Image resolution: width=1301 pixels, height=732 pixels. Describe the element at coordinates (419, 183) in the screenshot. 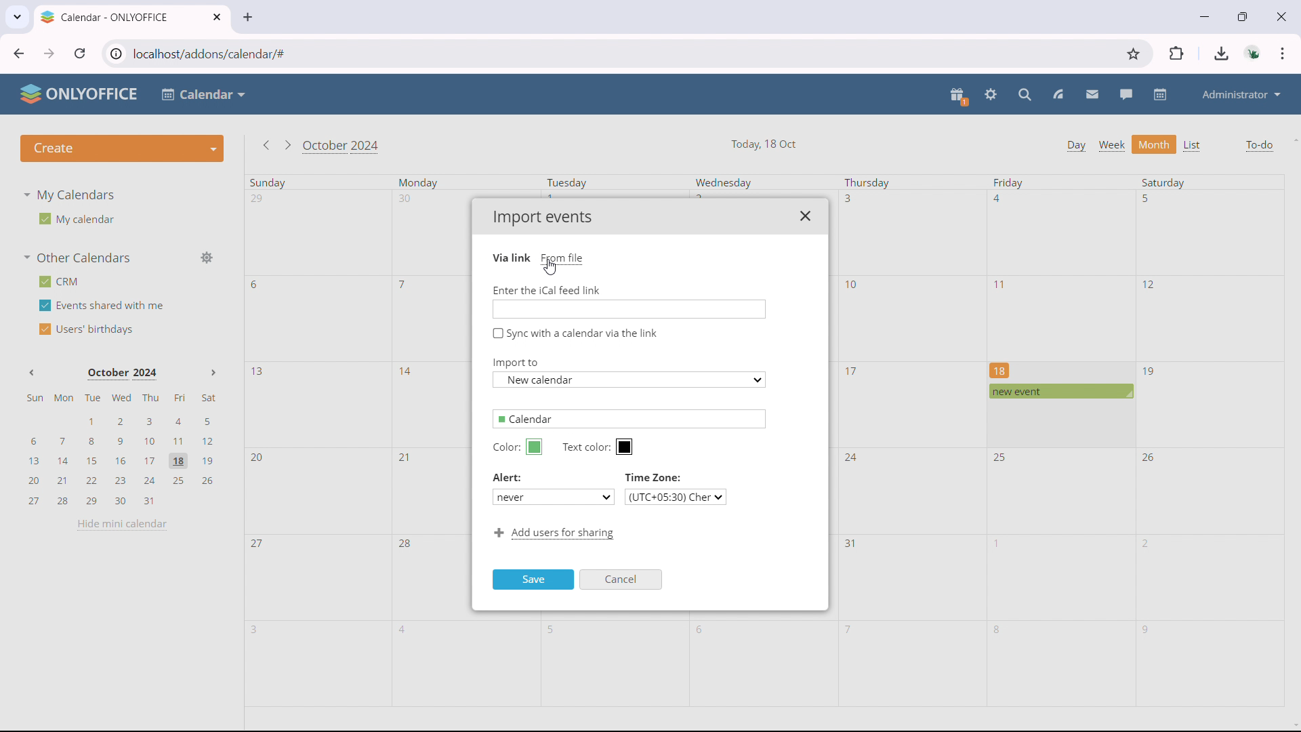

I see `Monday` at that location.